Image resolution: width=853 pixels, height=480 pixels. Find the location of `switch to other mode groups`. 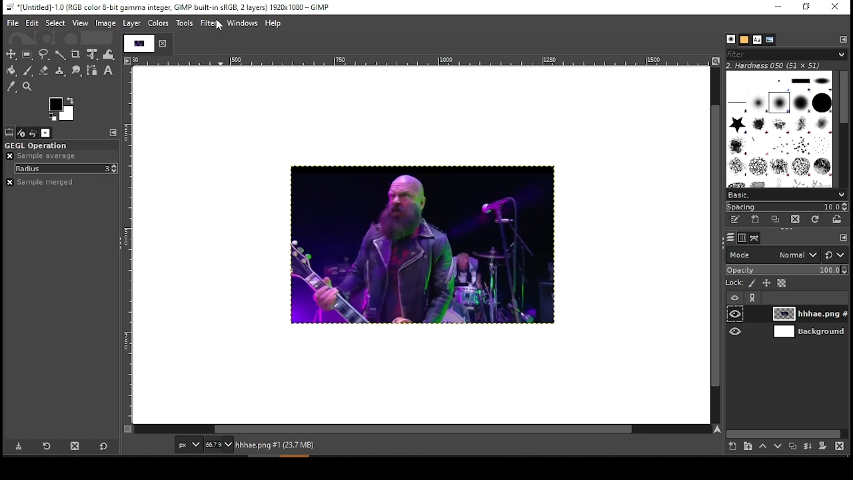

switch to other mode groups is located at coordinates (836, 254).